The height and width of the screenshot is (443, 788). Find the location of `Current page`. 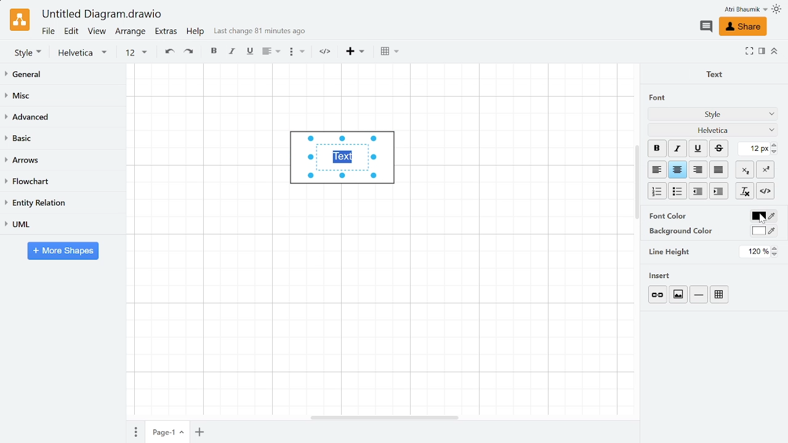

Current page is located at coordinates (168, 432).